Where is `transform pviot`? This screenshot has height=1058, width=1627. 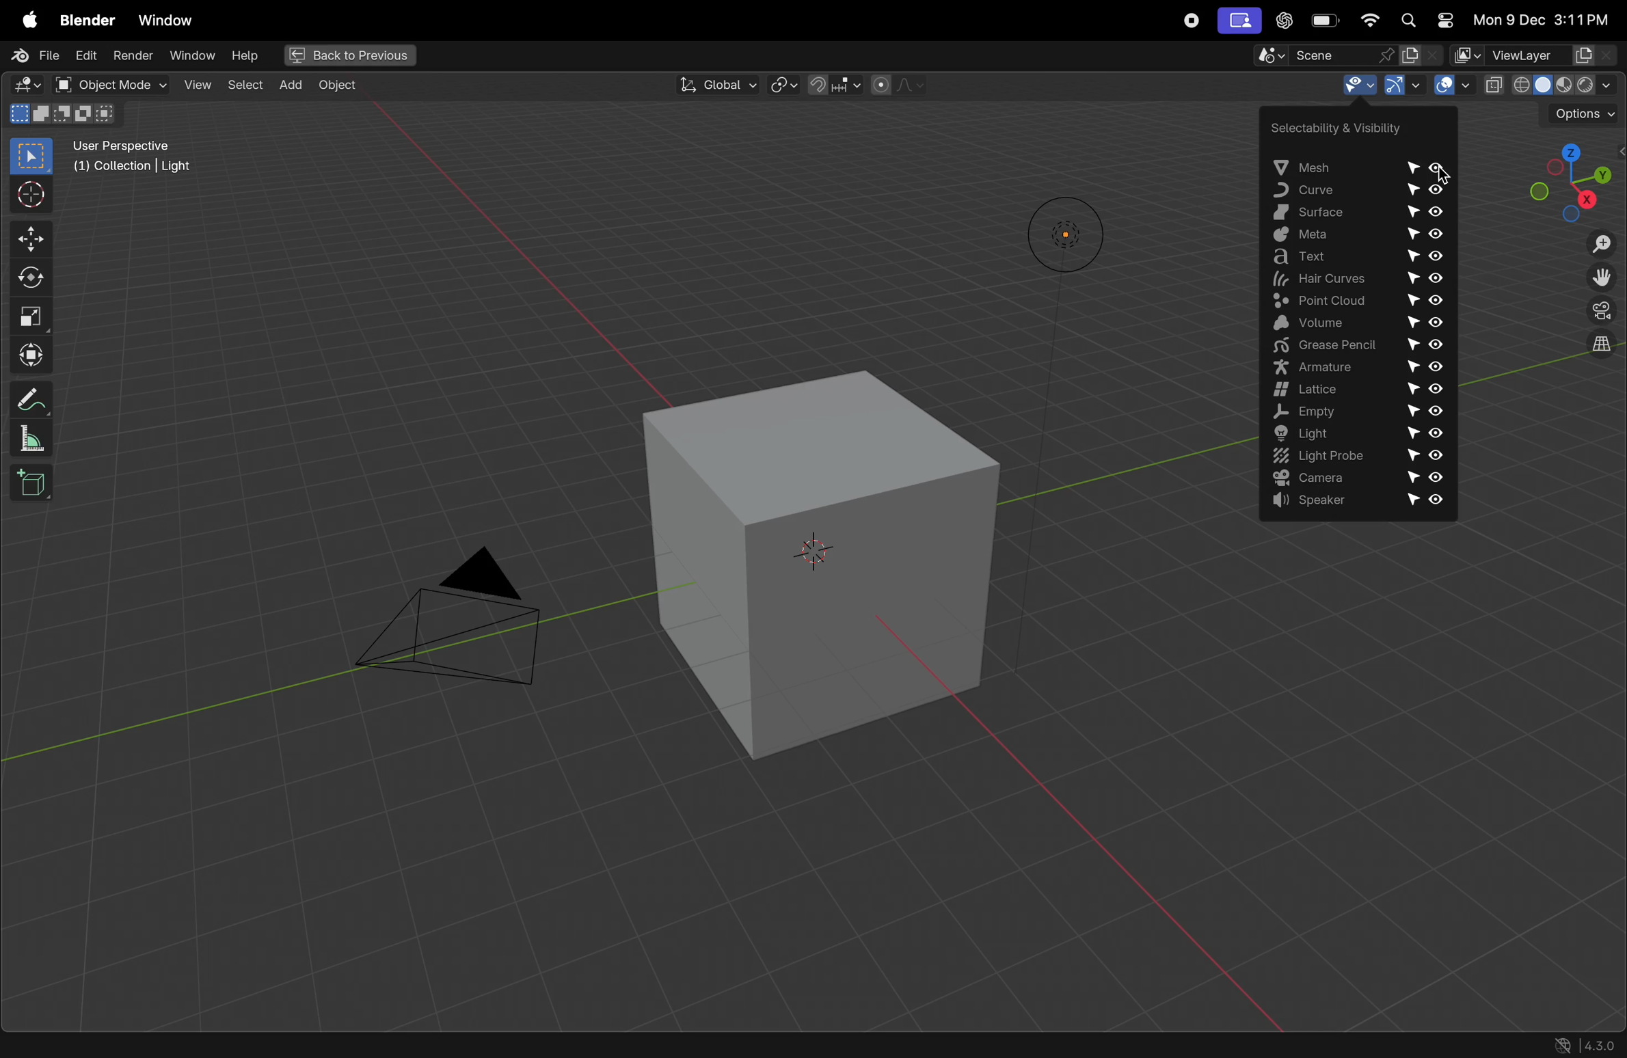 transform pviot is located at coordinates (784, 84).